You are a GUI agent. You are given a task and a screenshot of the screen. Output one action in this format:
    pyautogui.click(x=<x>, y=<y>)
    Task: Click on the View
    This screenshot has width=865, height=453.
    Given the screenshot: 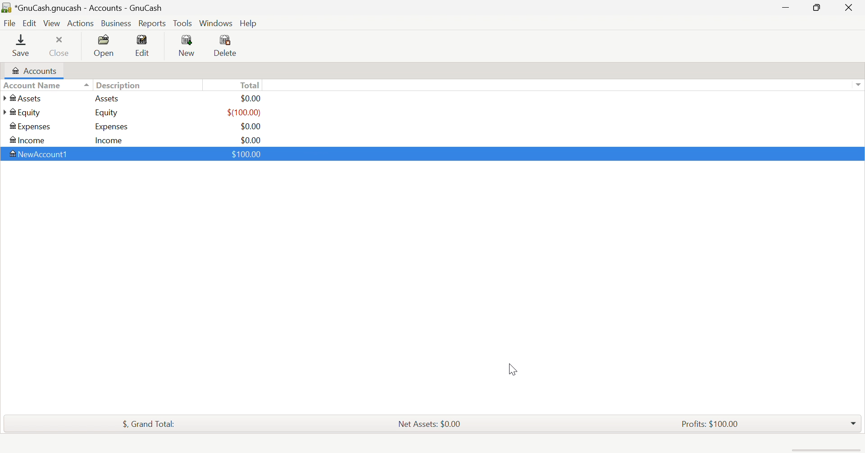 What is the action you would take?
    pyautogui.click(x=52, y=23)
    